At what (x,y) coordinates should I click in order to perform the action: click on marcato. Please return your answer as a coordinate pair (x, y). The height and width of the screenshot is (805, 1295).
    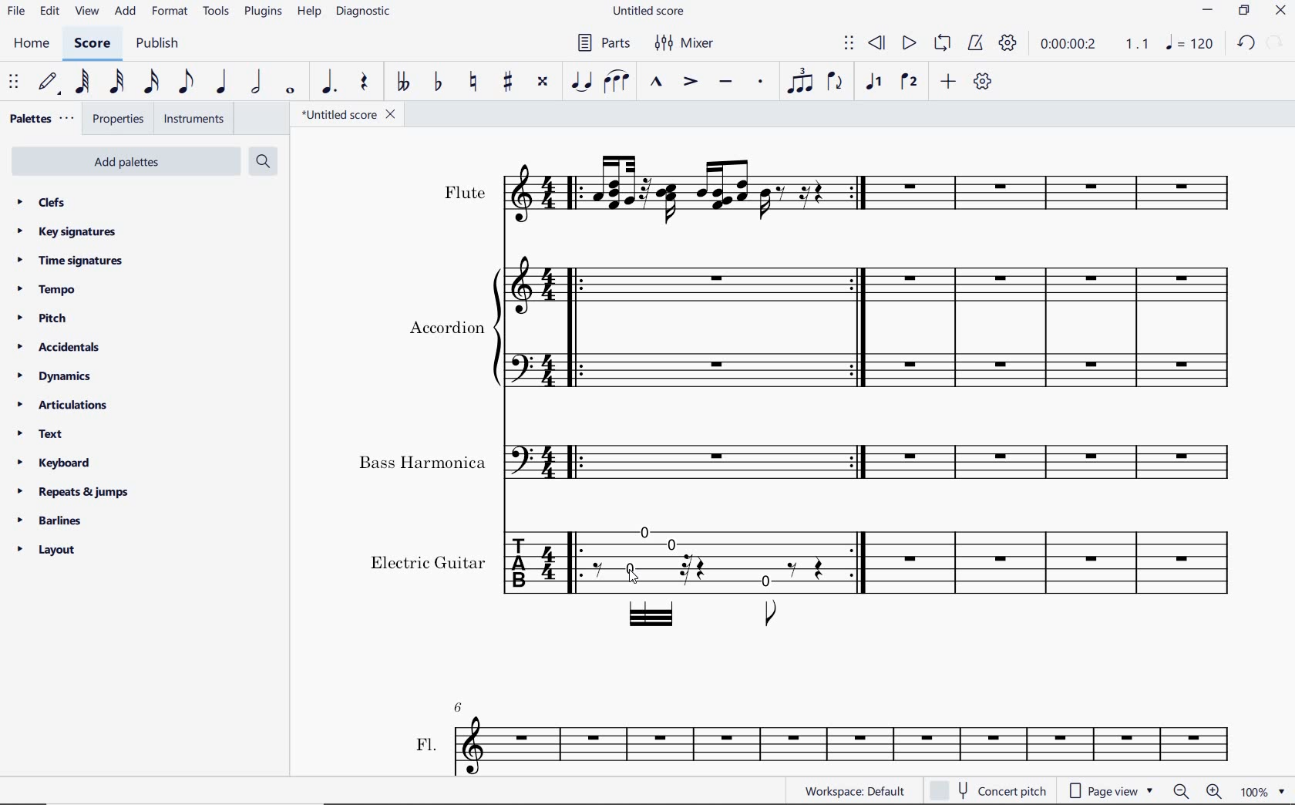
    Looking at the image, I should click on (658, 83).